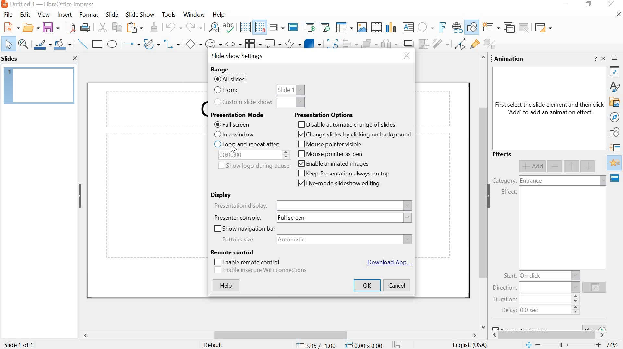  Describe the element at coordinates (508, 28) in the screenshot. I see `duplicate slide` at that location.